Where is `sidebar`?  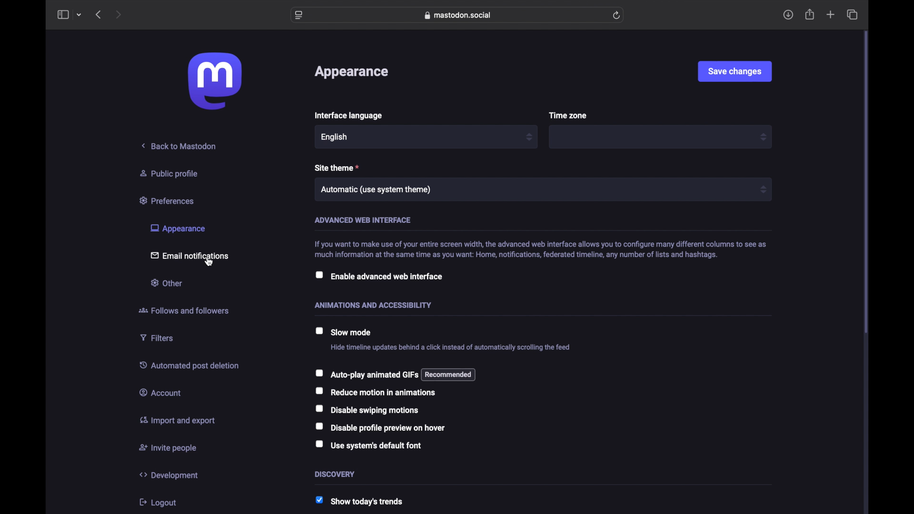 sidebar is located at coordinates (62, 14).